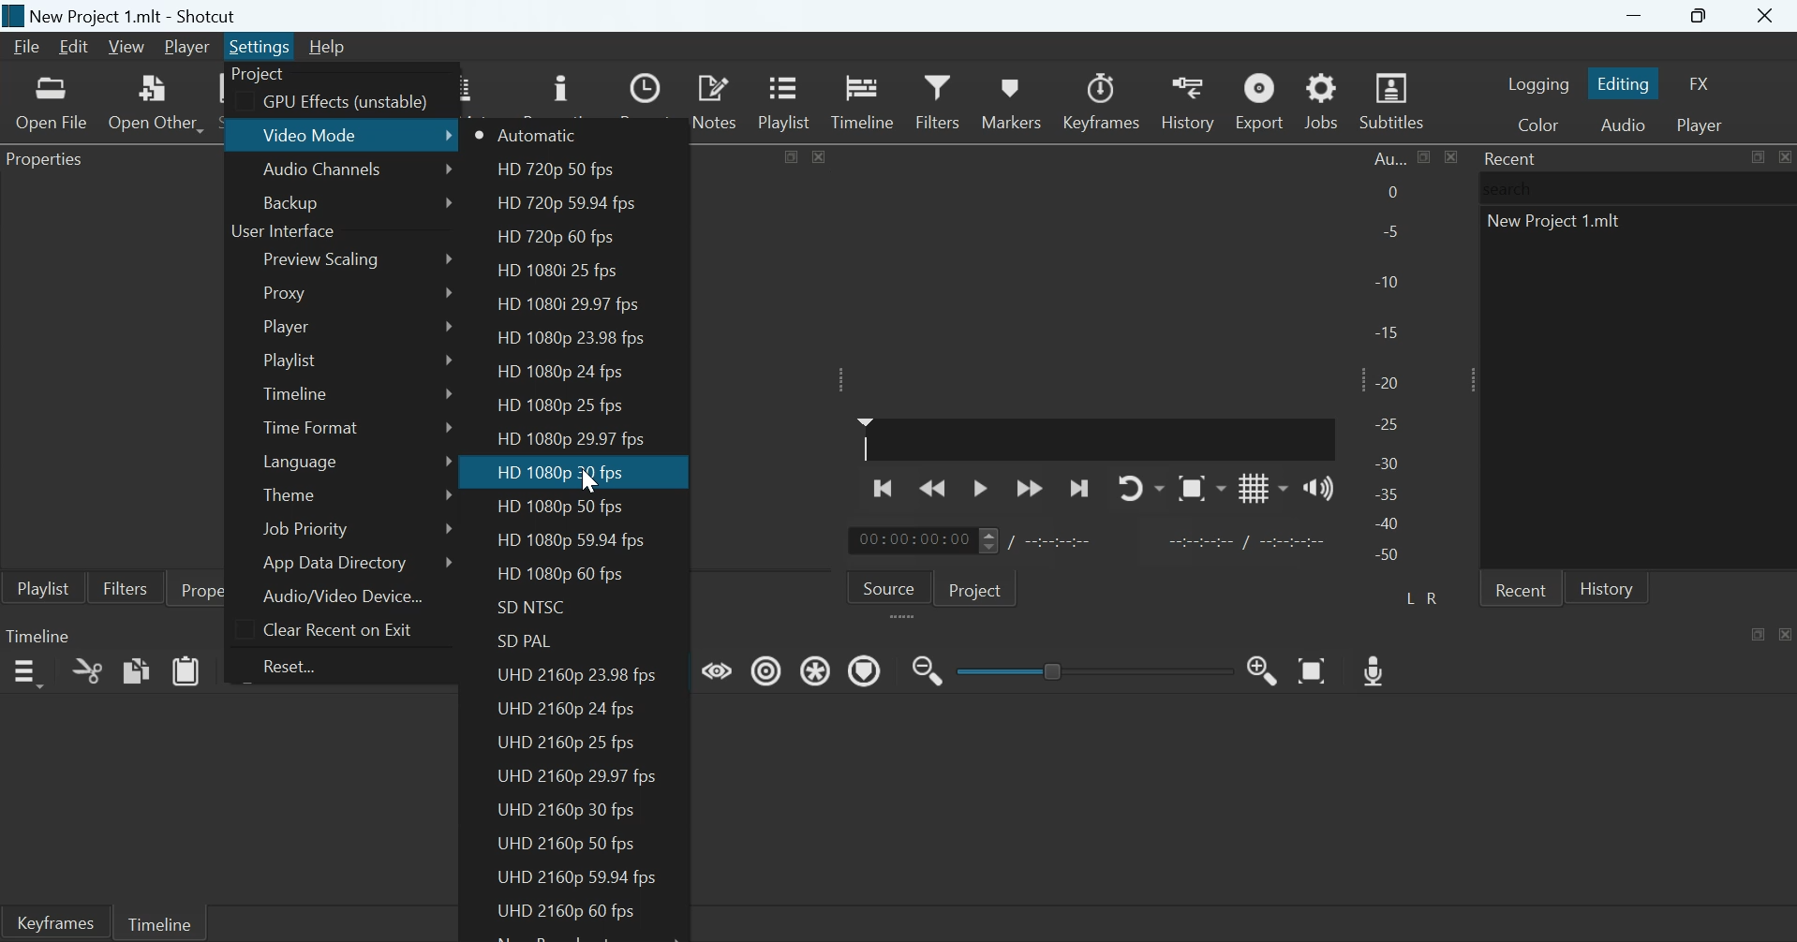 The image size is (1797, 942). I want to click on copy, so click(137, 670).